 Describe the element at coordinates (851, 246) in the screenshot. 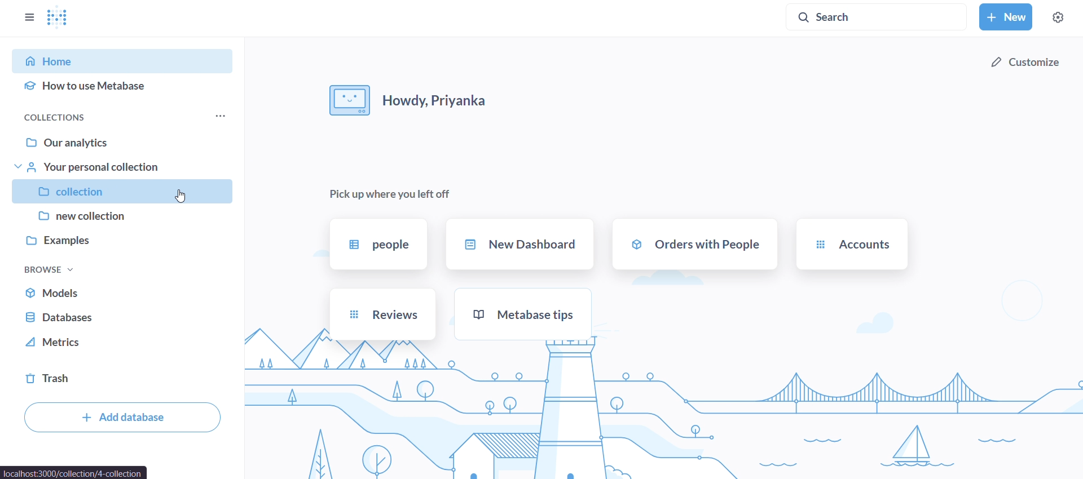

I see `accounts` at that location.